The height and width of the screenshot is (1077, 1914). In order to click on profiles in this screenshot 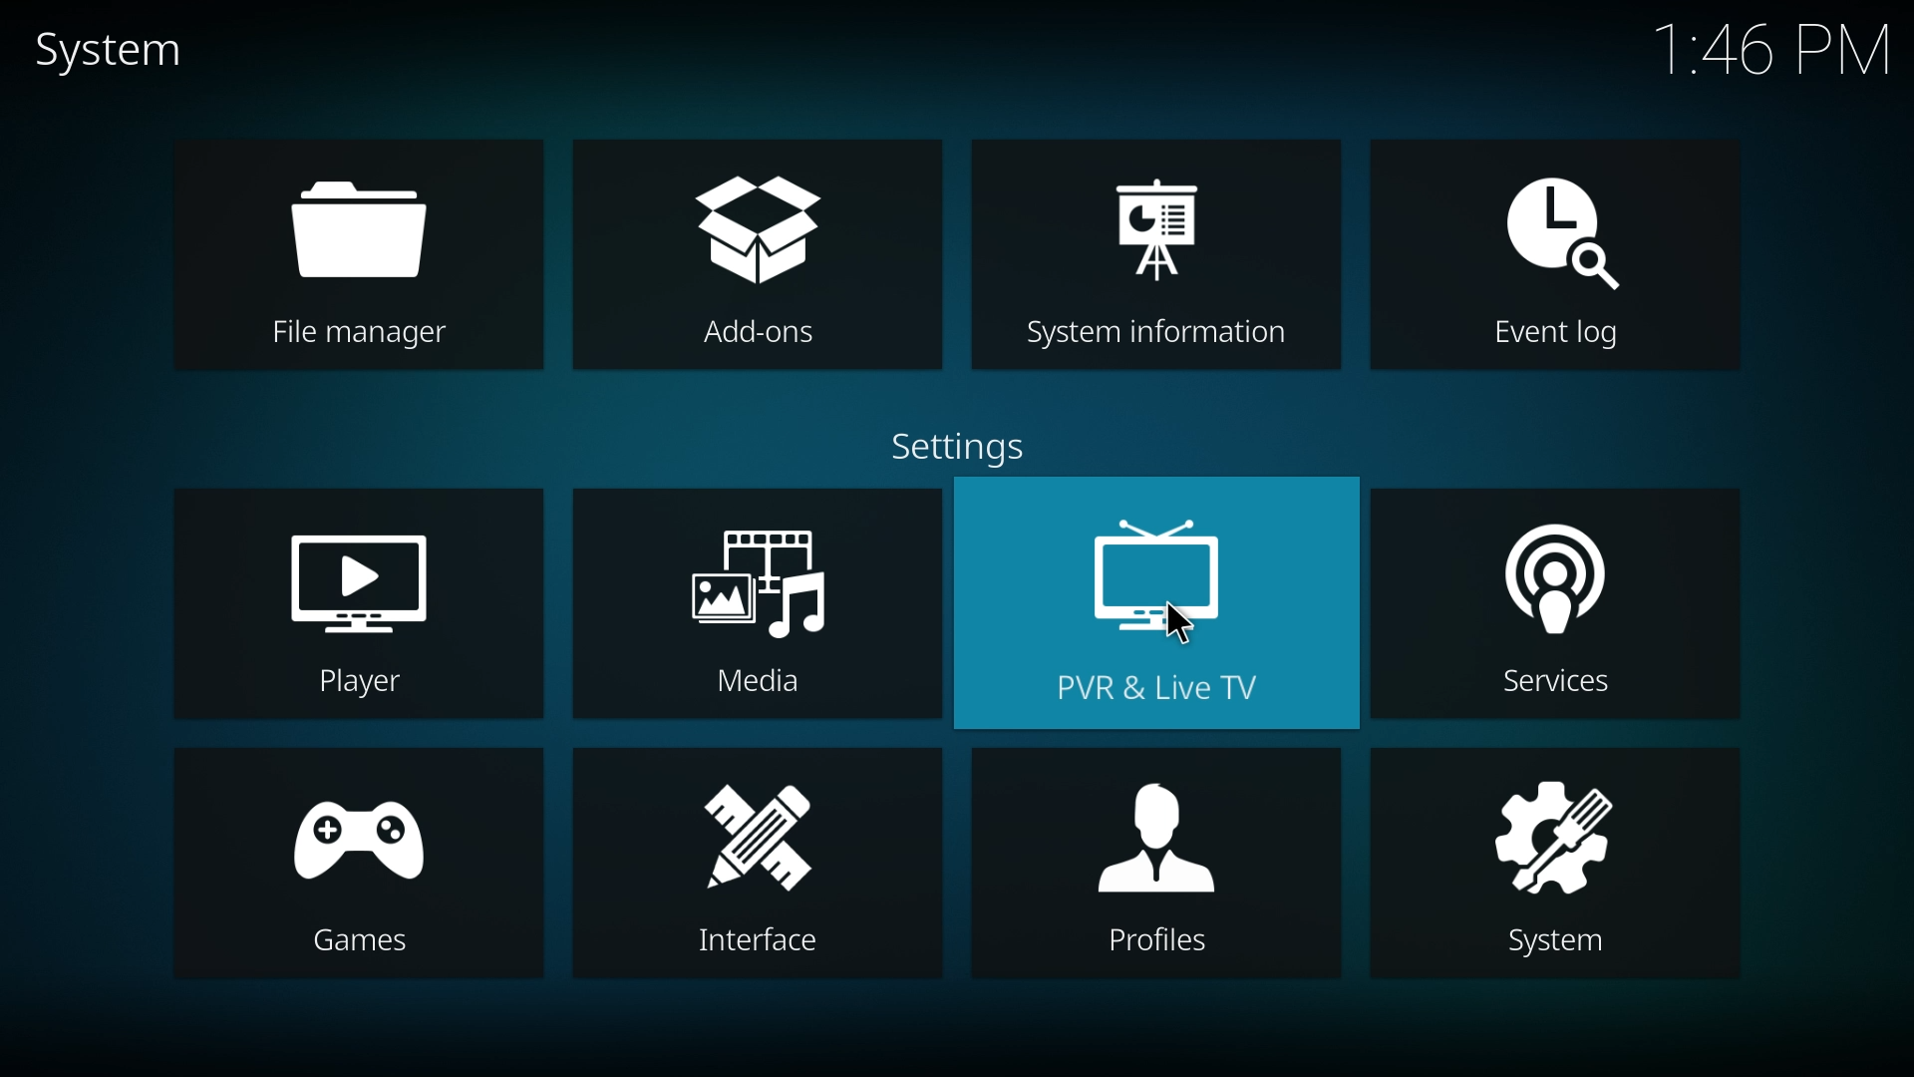, I will do `click(1157, 862)`.